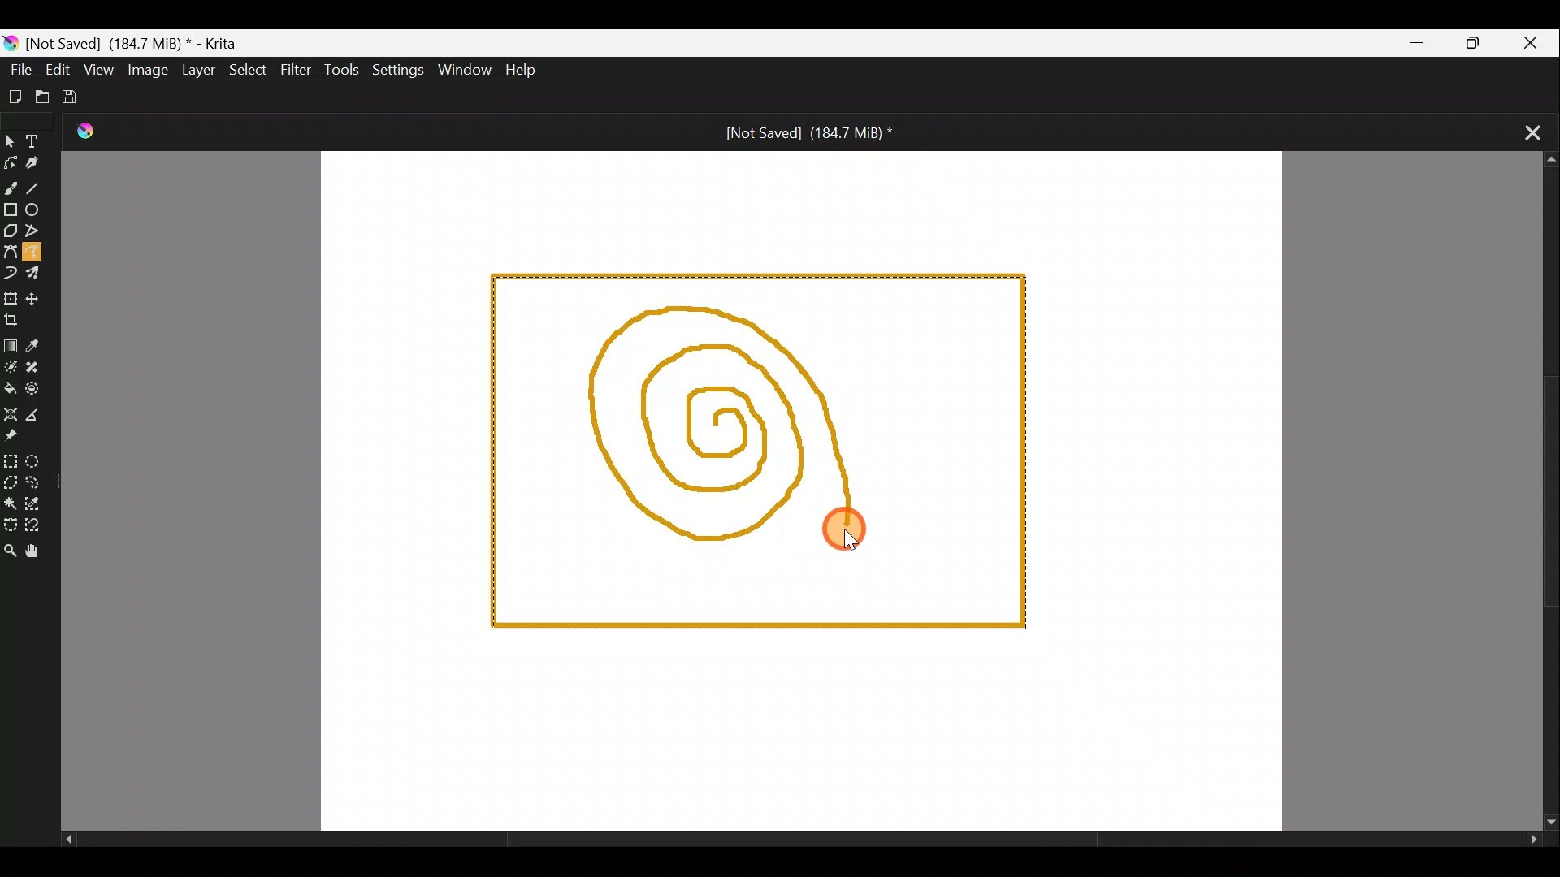 This screenshot has width=1560, height=877. I want to click on Freehand selection tool, so click(42, 485).